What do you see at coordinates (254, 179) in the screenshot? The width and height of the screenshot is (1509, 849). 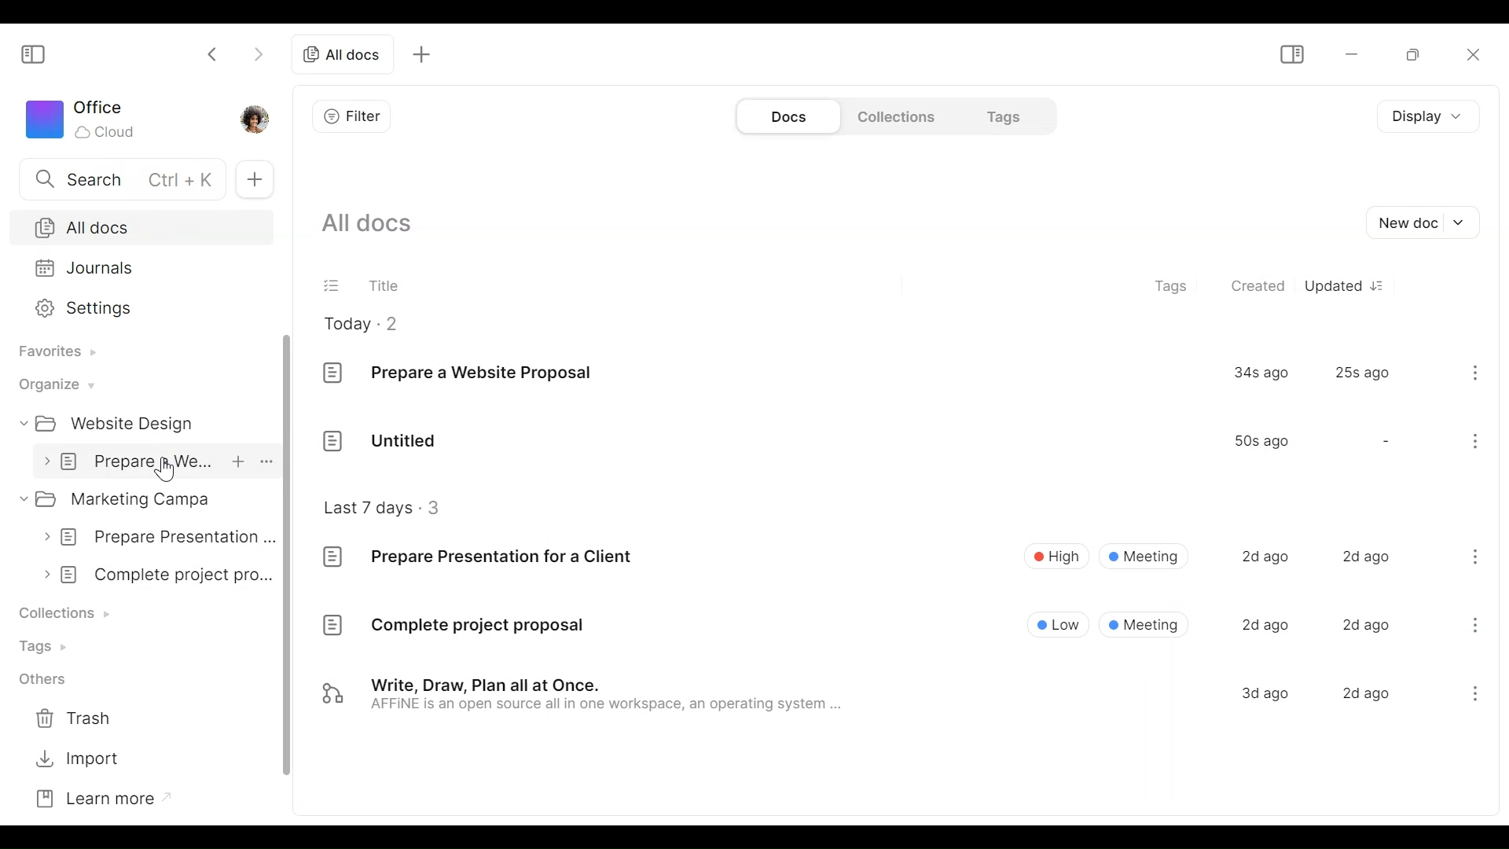 I see `New` at bounding box center [254, 179].